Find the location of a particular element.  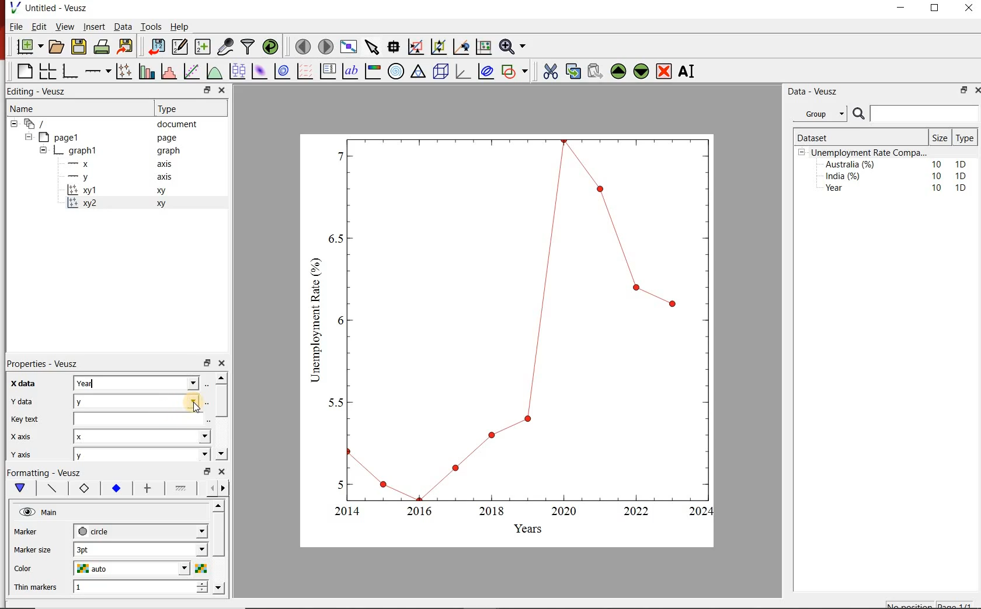

plot line is located at coordinates (53, 489).